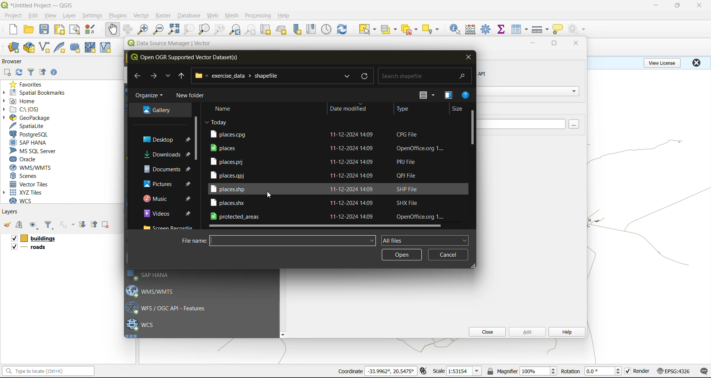 This screenshot has width=711, height=378. Describe the element at coordinates (141, 325) in the screenshot. I see `wcs` at that location.